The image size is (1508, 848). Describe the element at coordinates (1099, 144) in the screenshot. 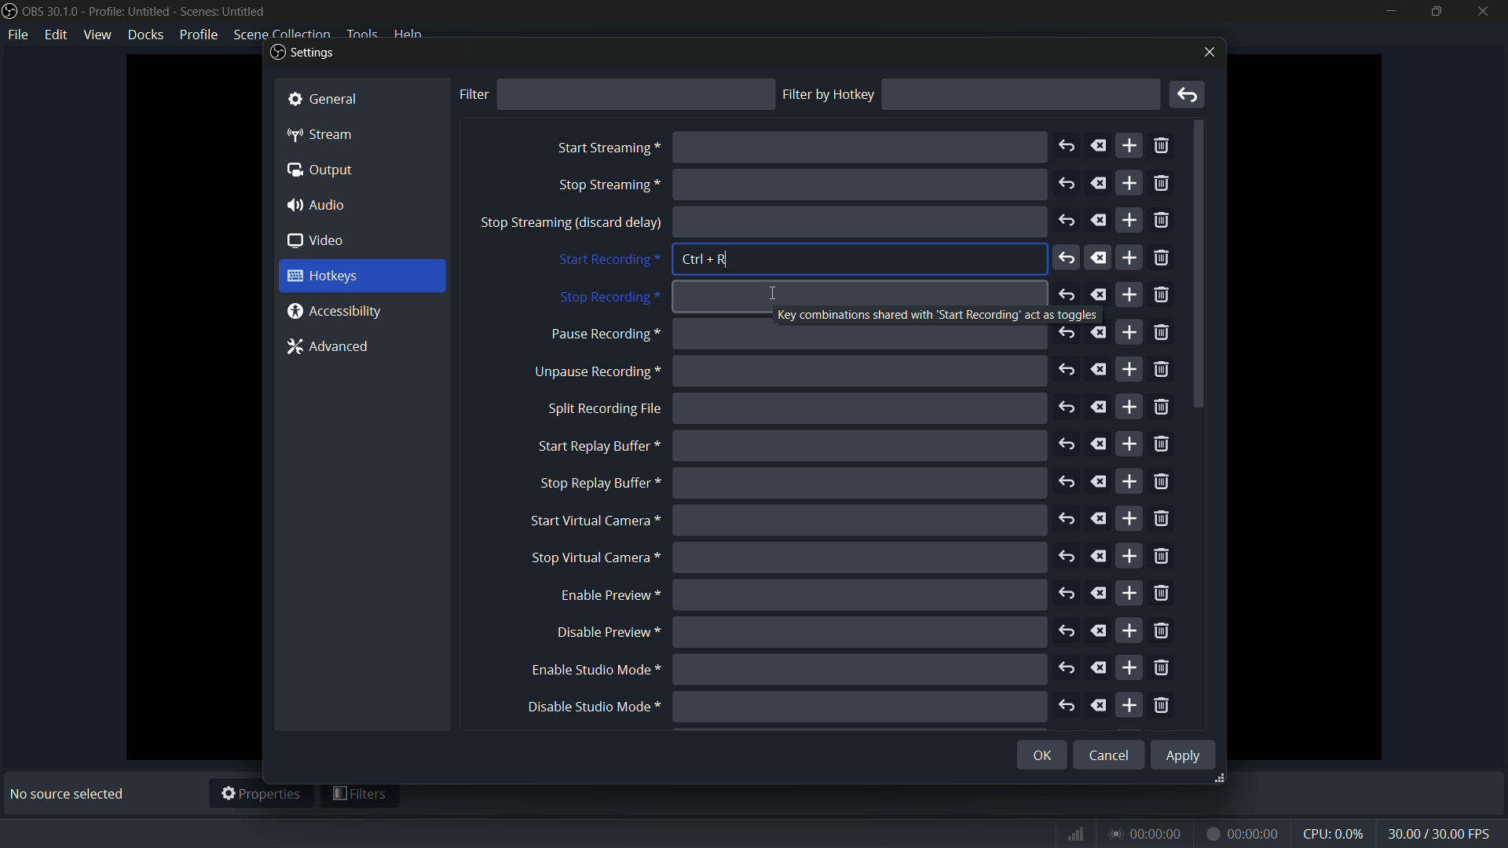

I see `delete` at that location.